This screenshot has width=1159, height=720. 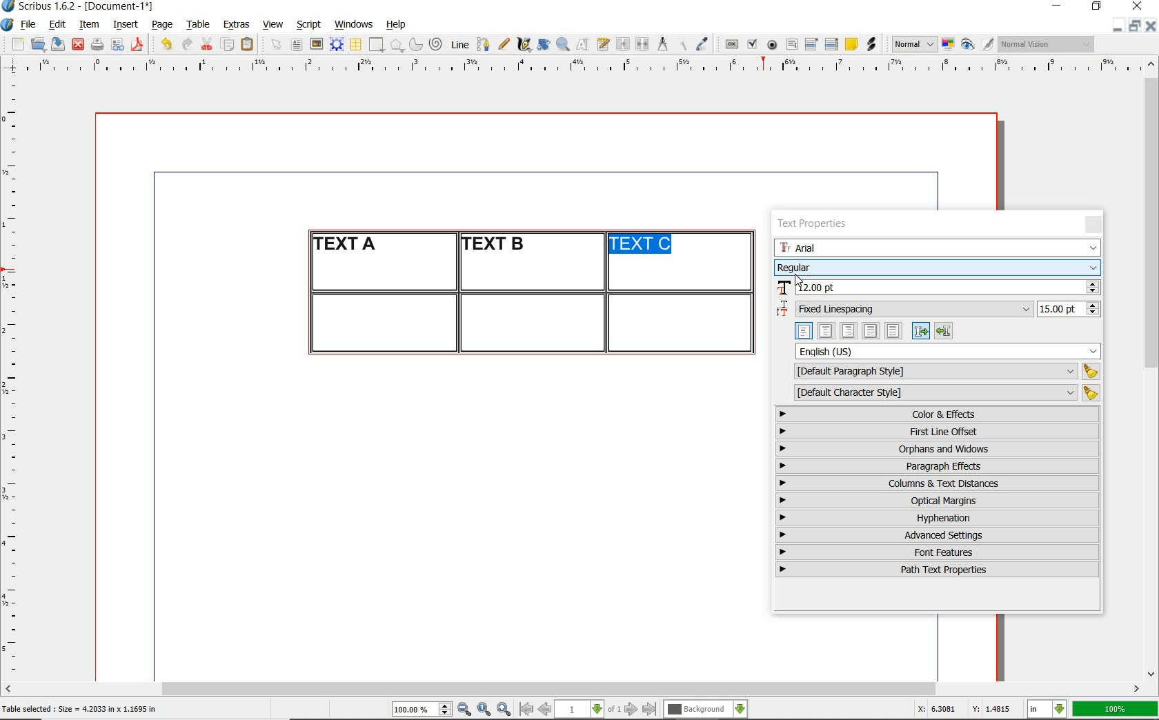 What do you see at coordinates (437, 44) in the screenshot?
I see `spiral` at bounding box center [437, 44].